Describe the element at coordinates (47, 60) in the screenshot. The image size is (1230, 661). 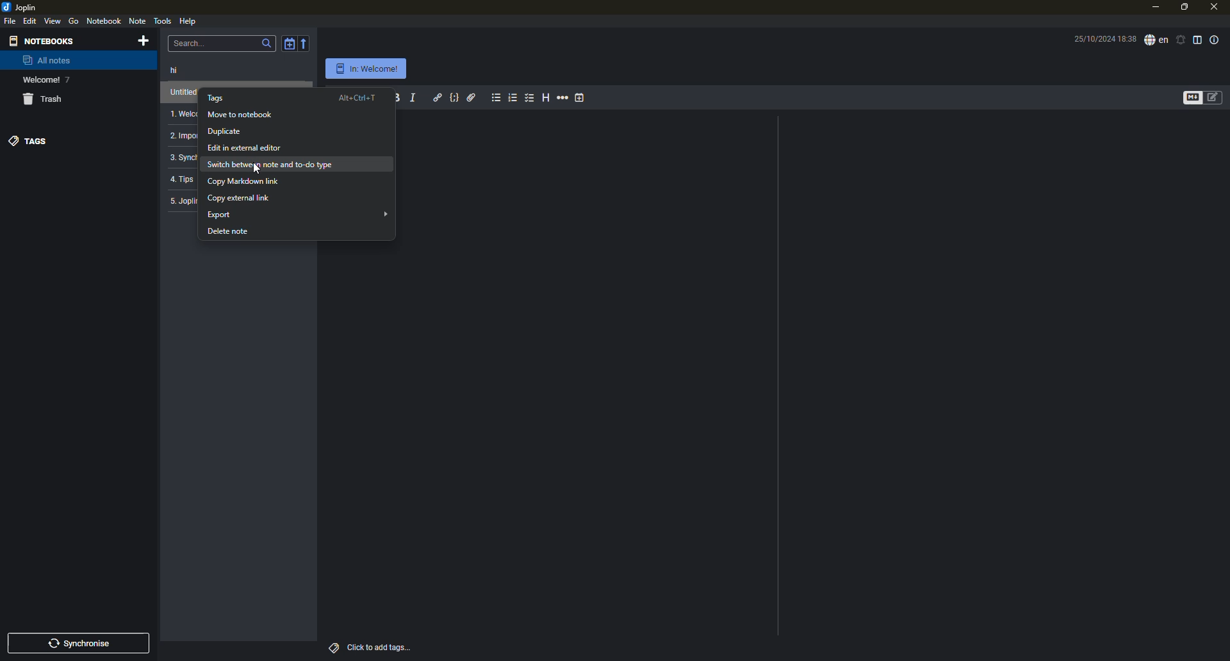
I see `all notes` at that location.